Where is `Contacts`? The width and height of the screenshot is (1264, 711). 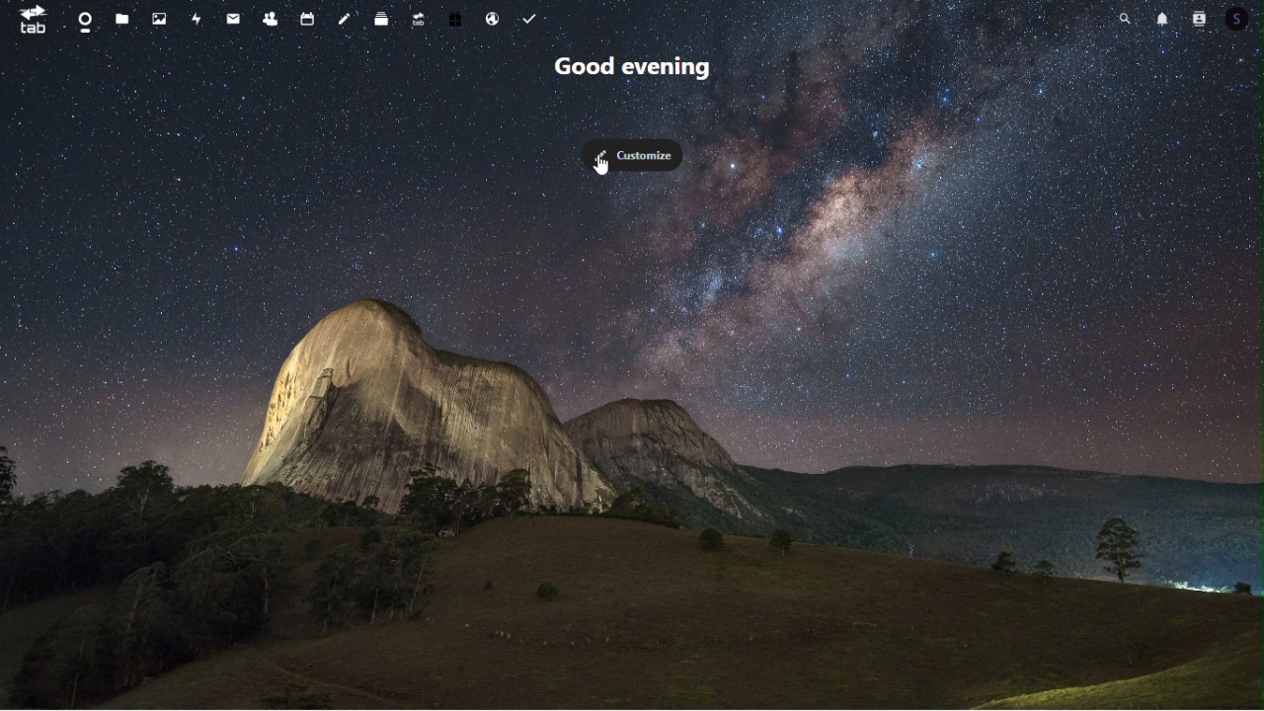 Contacts is located at coordinates (271, 19).